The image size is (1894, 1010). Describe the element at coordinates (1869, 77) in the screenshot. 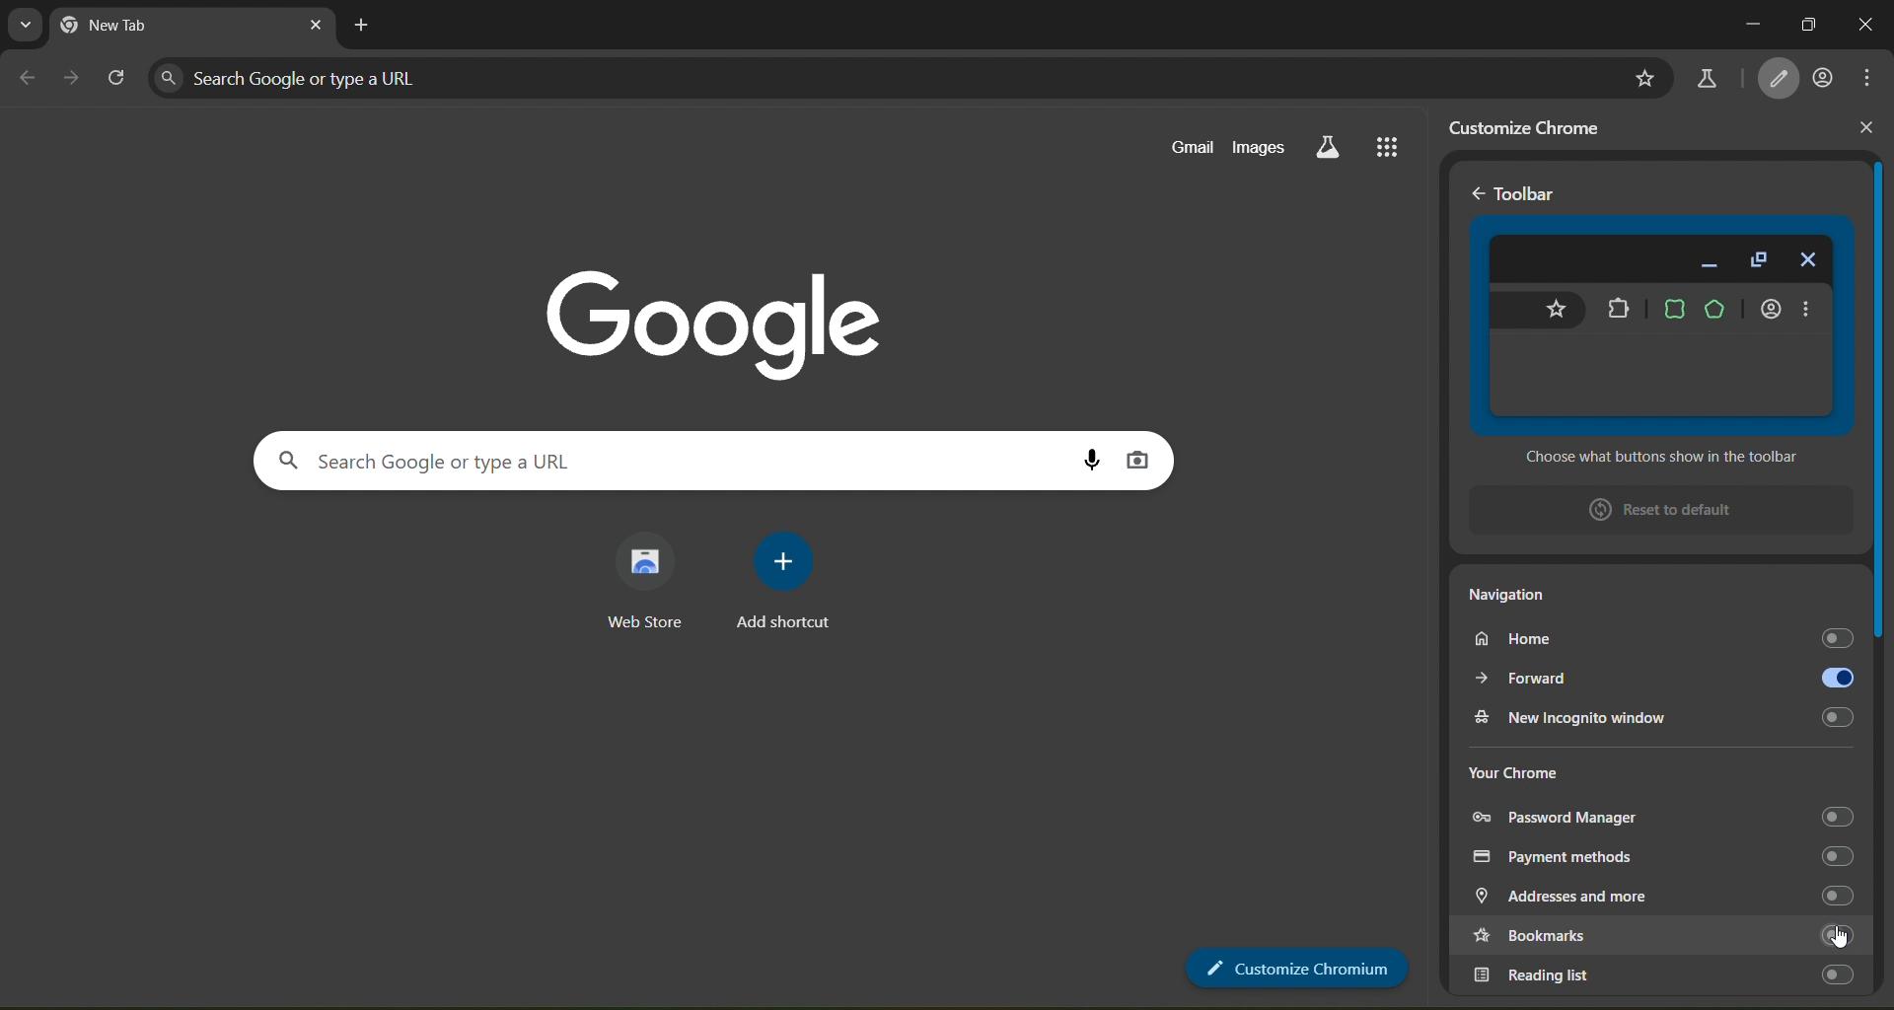

I see `menu` at that location.